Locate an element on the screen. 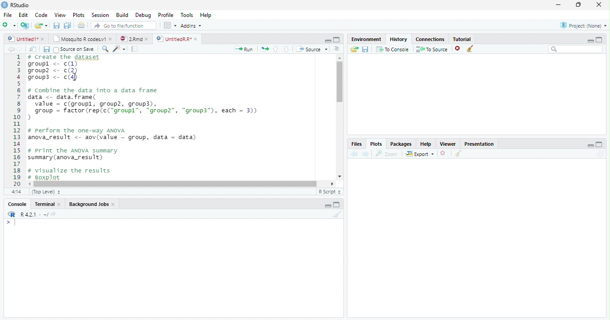  Untitled R* is located at coordinates (177, 39).